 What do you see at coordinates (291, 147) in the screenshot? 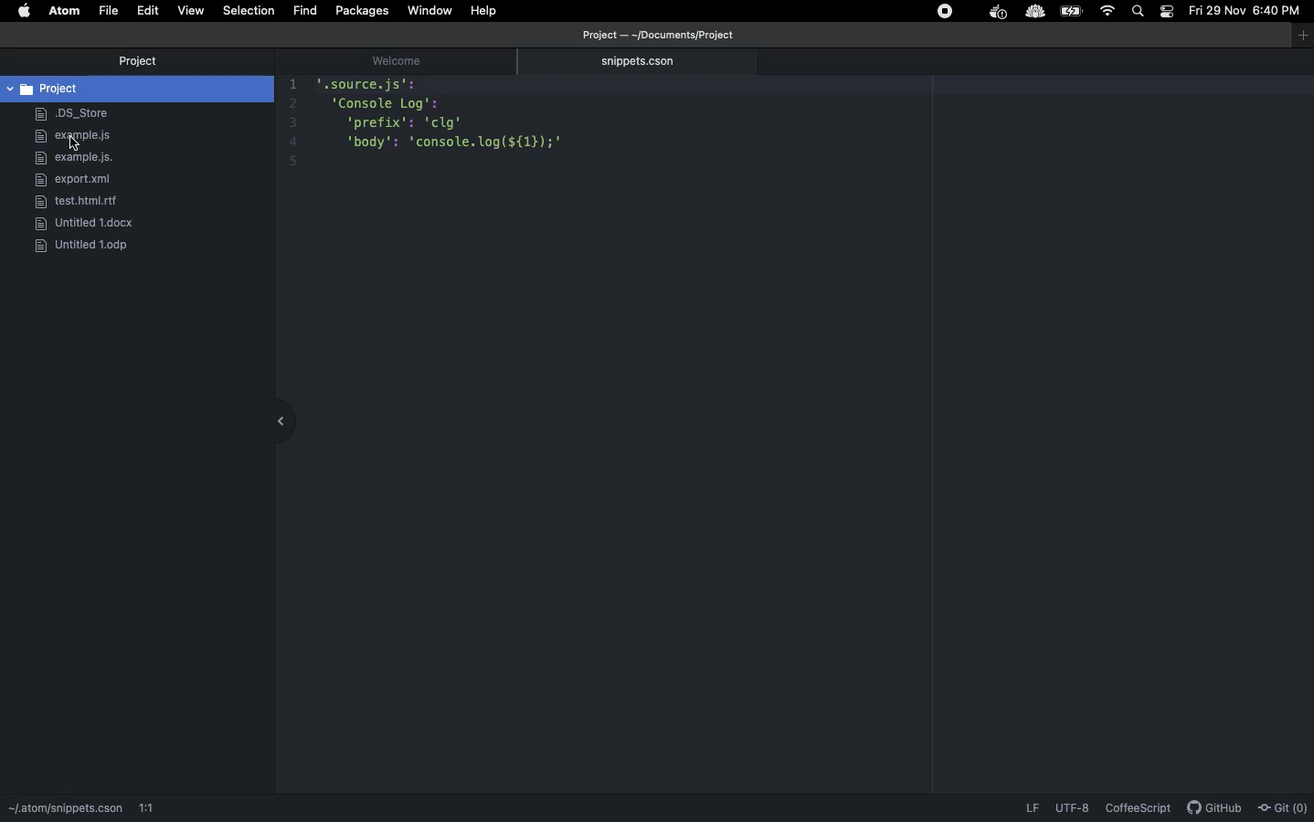
I see `count bar` at bounding box center [291, 147].